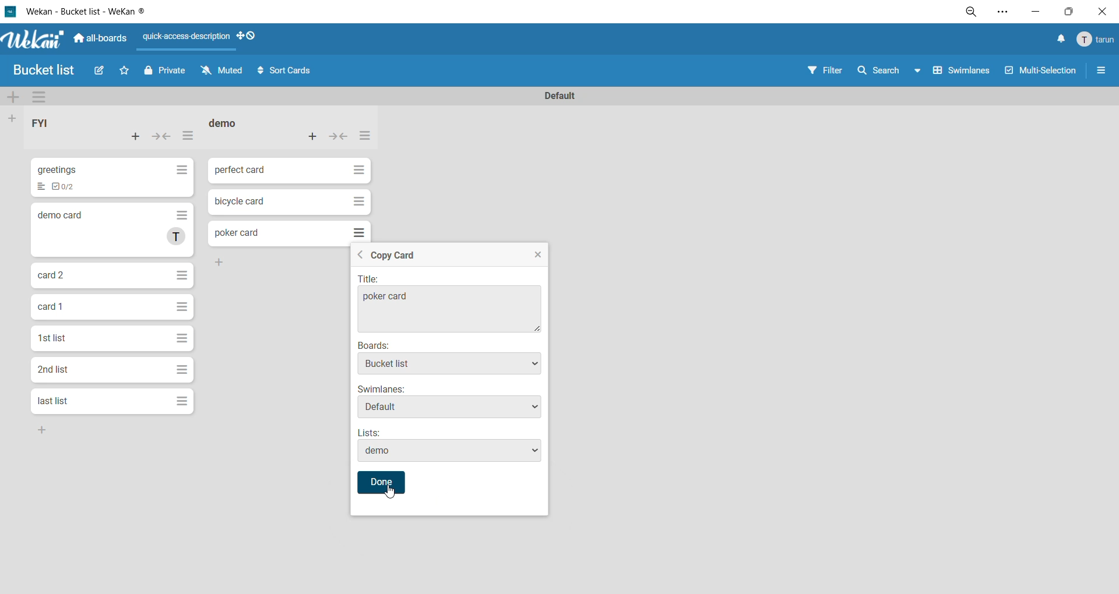  I want to click on Mouse Cursor, so click(391, 495).